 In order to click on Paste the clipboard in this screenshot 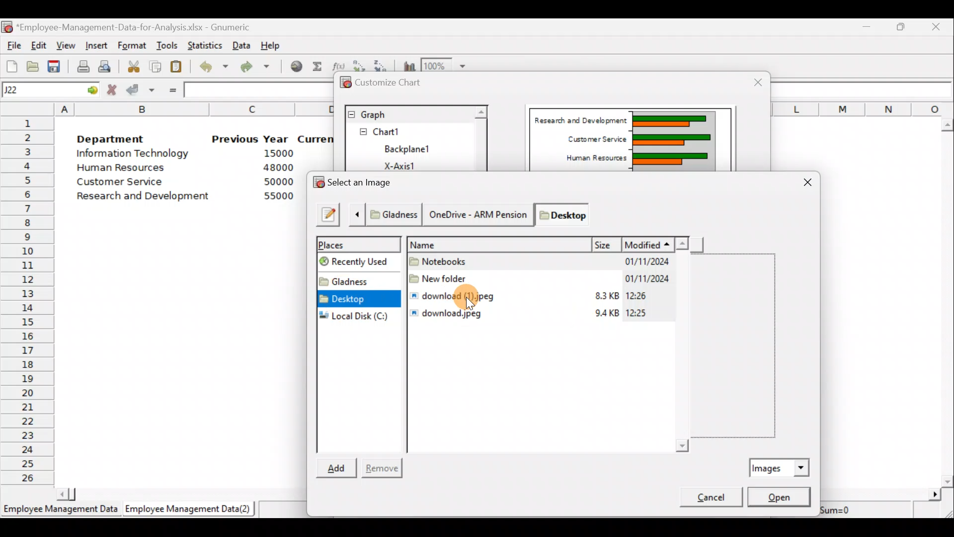, I will do `click(179, 68)`.